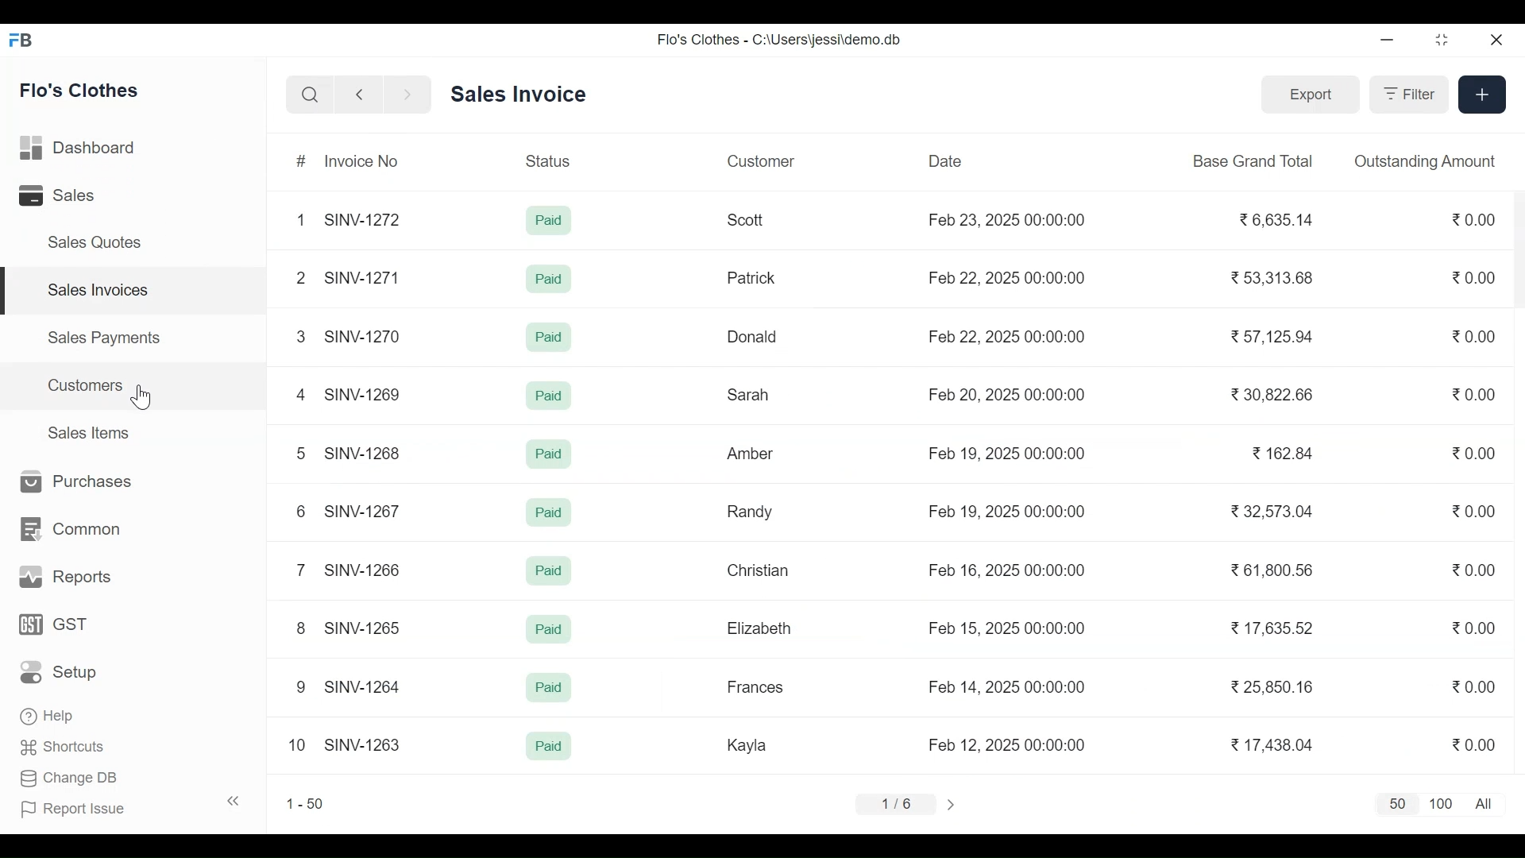 The height and width of the screenshot is (858, 1525). I want to click on Paid, so click(548, 512).